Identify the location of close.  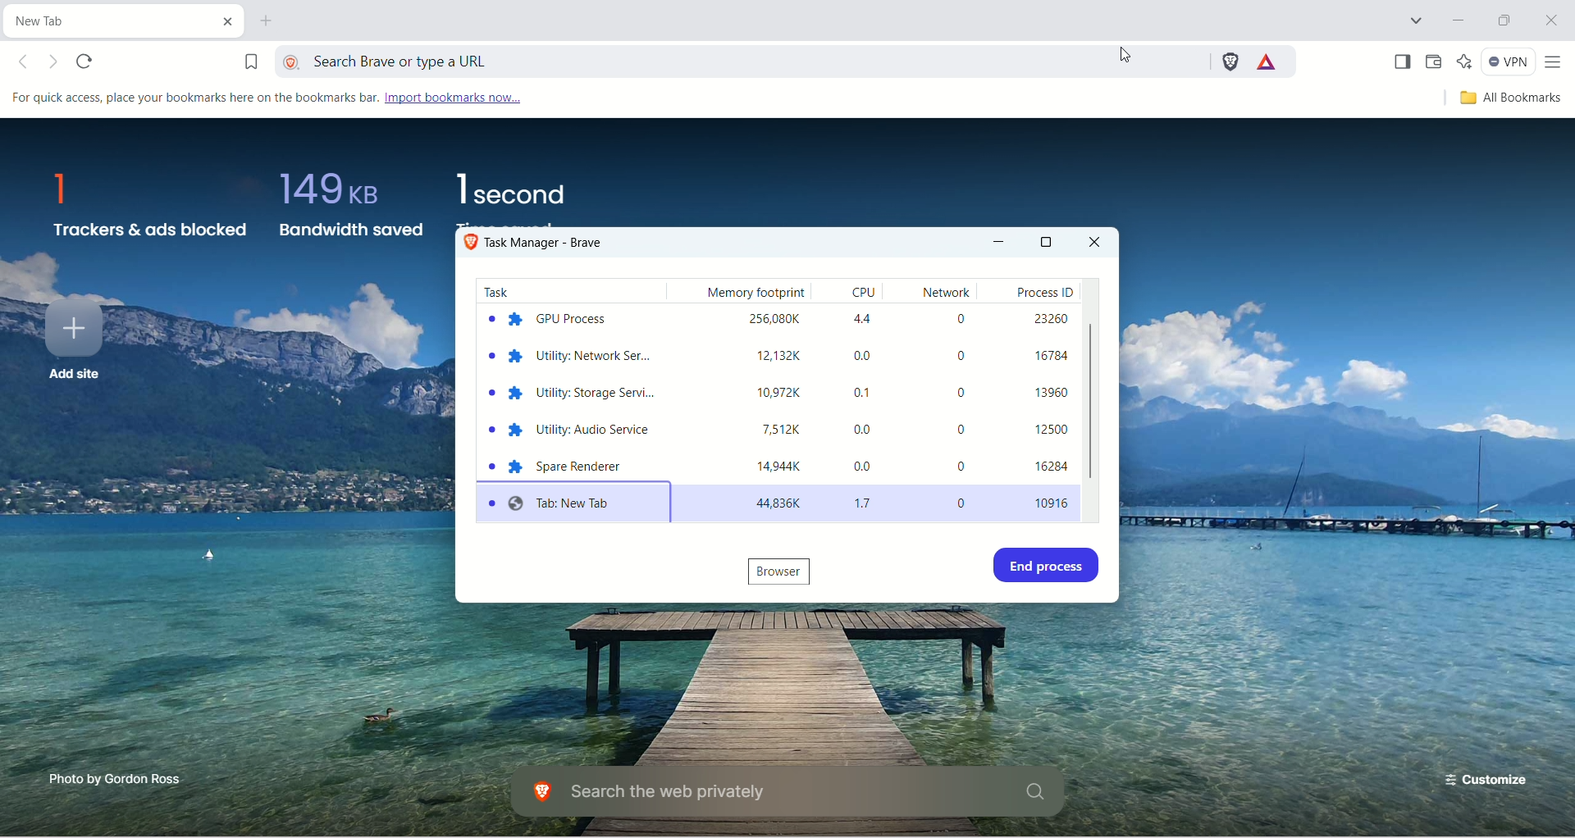
(1096, 243).